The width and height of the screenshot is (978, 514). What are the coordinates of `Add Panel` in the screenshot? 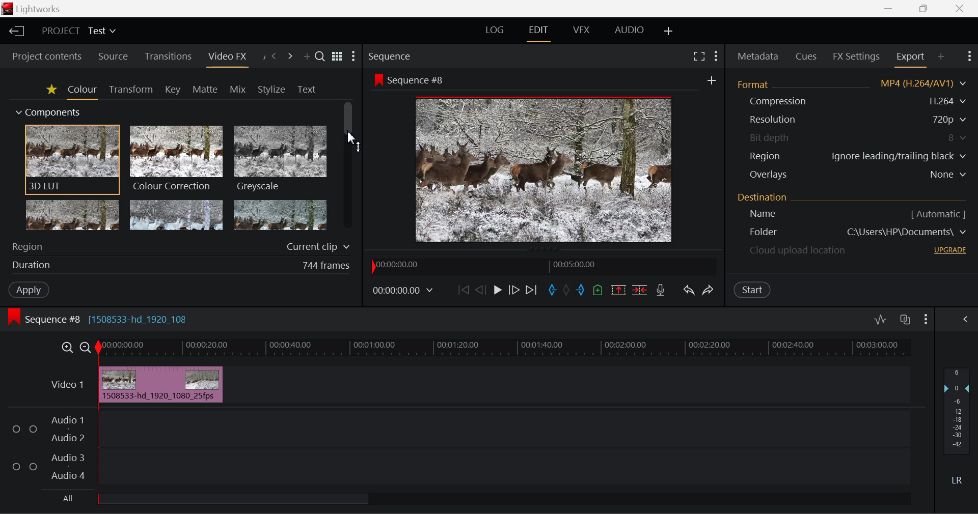 It's located at (940, 60).